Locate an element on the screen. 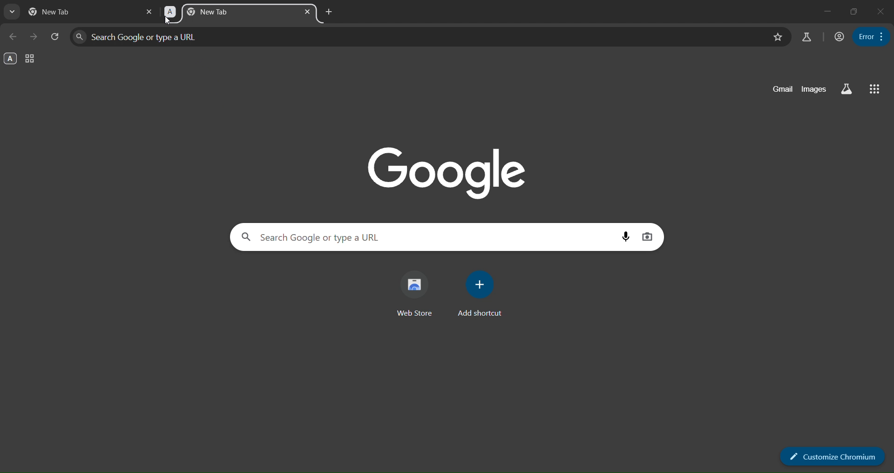 The image size is (894, 473). close tab is located at coordinates (309, 12).